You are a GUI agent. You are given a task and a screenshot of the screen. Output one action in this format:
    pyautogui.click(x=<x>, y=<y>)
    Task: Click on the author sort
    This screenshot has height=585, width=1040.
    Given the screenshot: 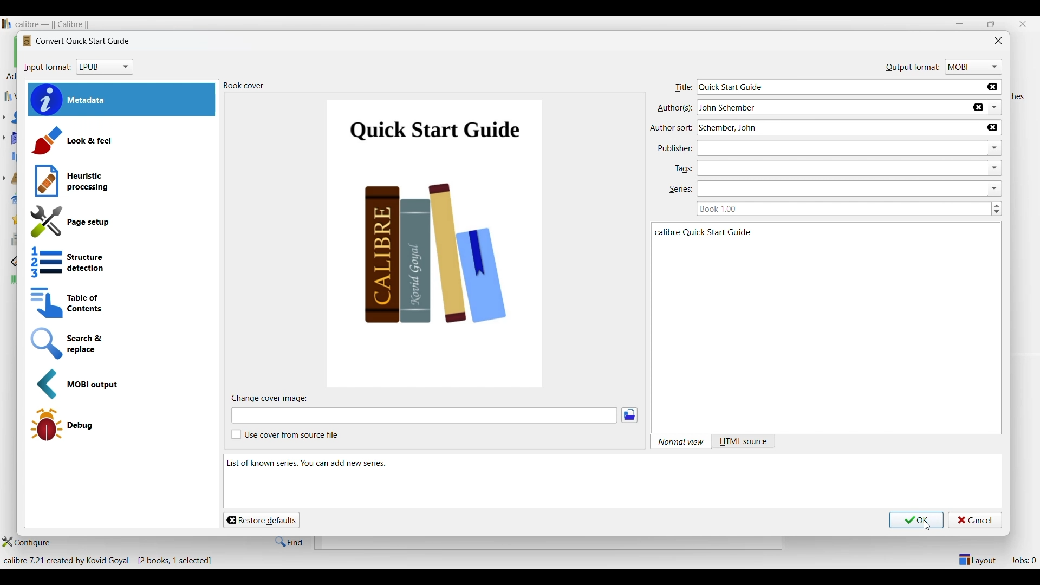 What is the action you would take?
    pyautogui.click(x=672, y=127)
    